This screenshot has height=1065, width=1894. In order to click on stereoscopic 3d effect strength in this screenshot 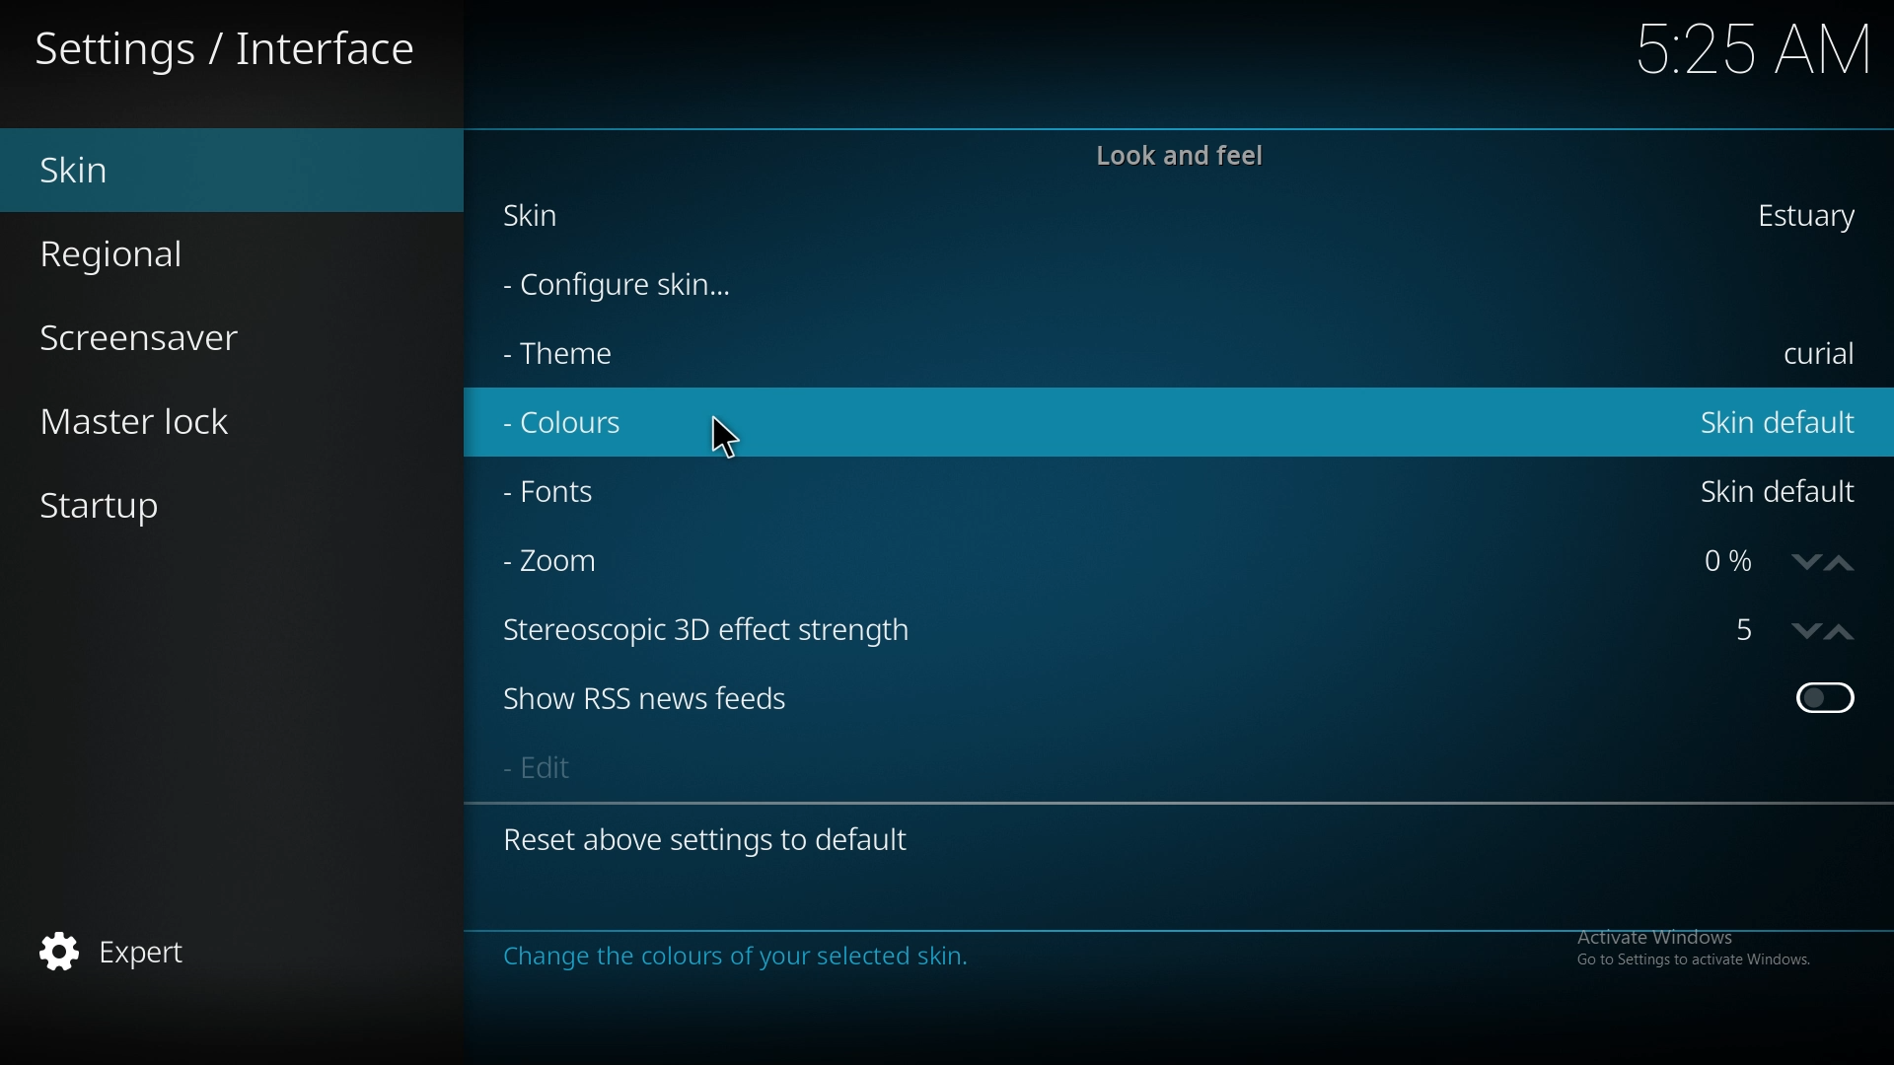, I will do `click(729, 626)`.